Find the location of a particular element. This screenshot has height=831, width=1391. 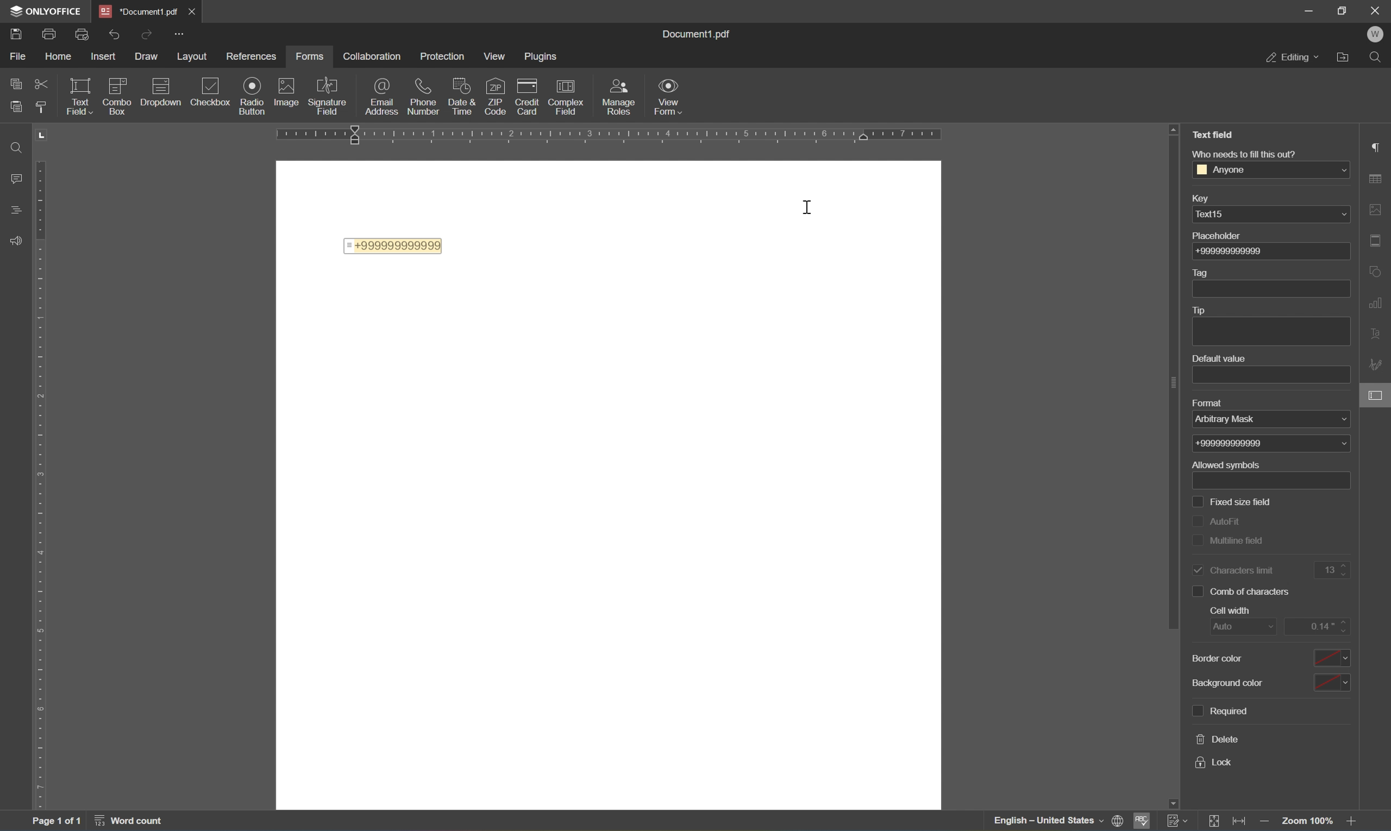

protection is located at coordinates (445, 58).